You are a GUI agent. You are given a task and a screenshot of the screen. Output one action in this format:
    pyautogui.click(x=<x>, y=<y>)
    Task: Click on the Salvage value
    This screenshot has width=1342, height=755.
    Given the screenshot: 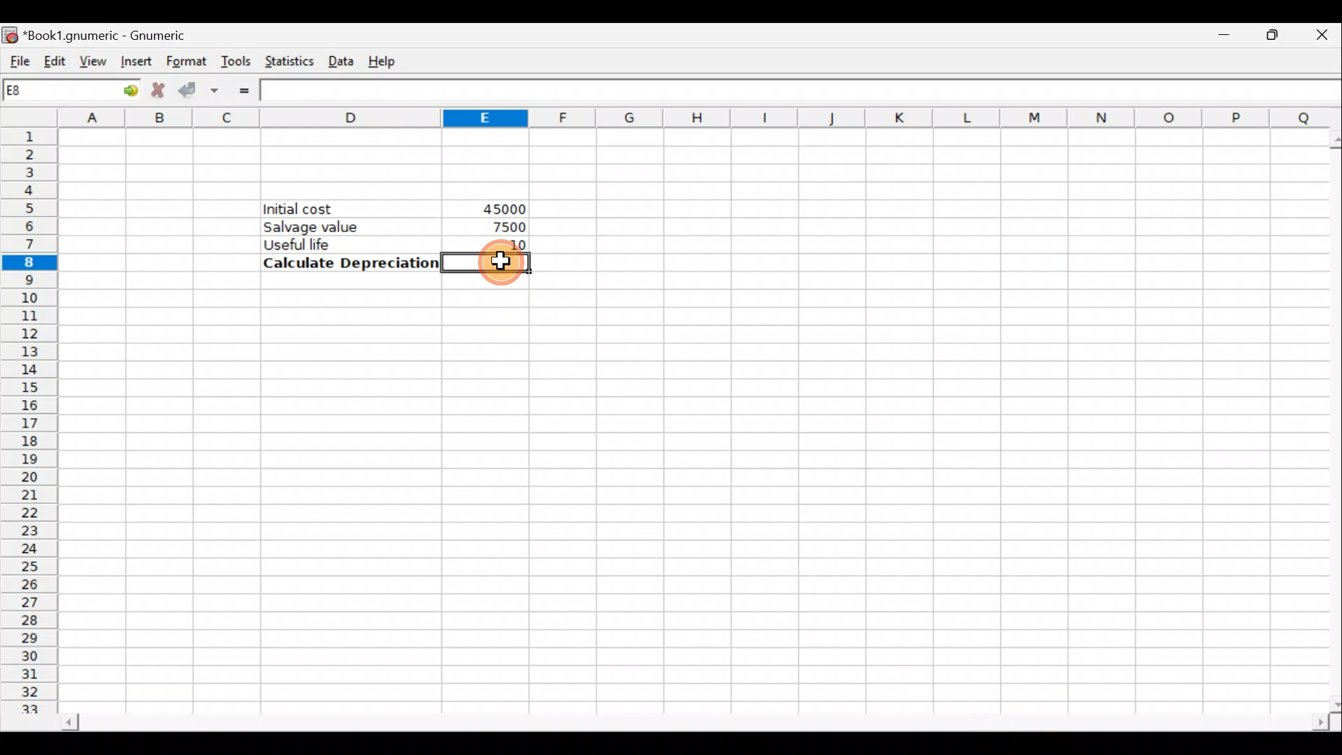 What is the action you would take?
    pyautogui.click(x=340, y=226)
    